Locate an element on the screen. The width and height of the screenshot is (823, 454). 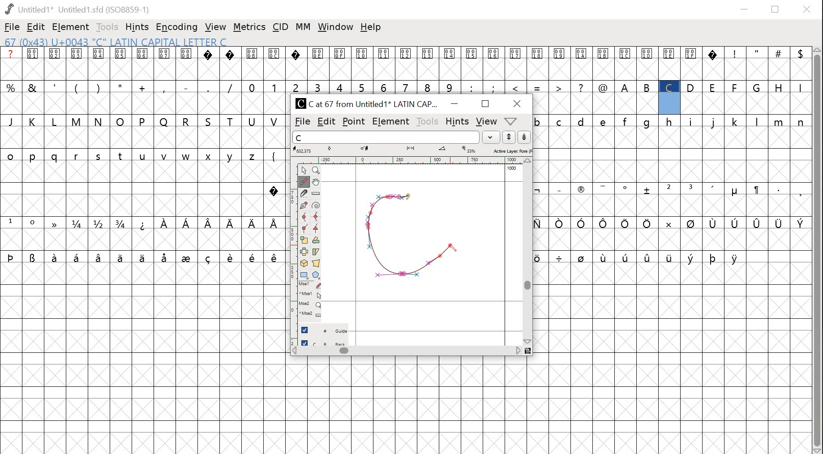
3D rotate is located at coordinates (305, 264).